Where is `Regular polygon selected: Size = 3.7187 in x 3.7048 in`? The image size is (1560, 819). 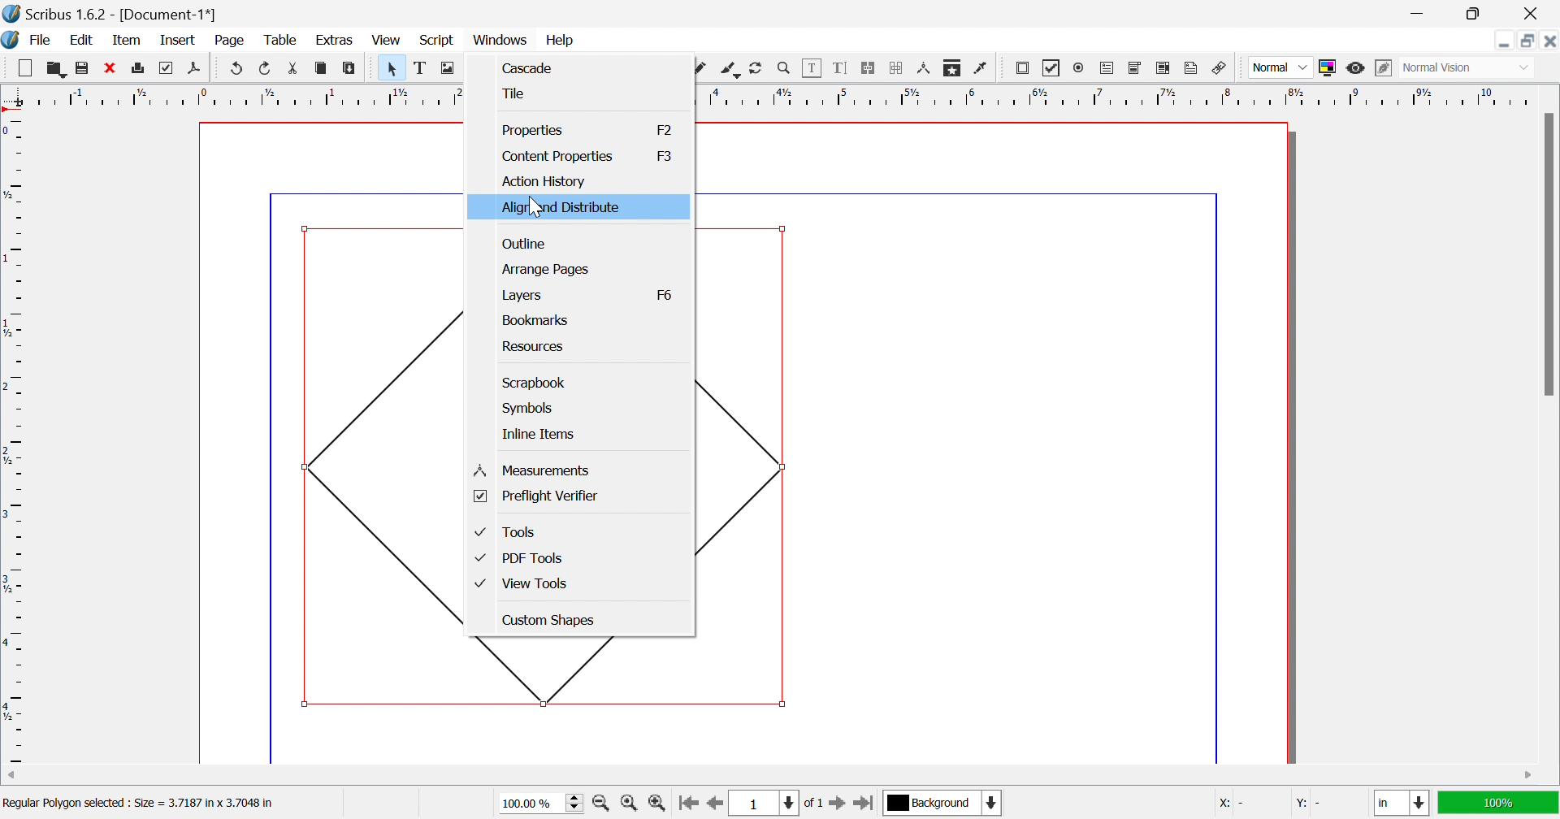 Regular polygon selected: Size = 3.7187 in x 3.7048 in is located at coordinates (138, 805).